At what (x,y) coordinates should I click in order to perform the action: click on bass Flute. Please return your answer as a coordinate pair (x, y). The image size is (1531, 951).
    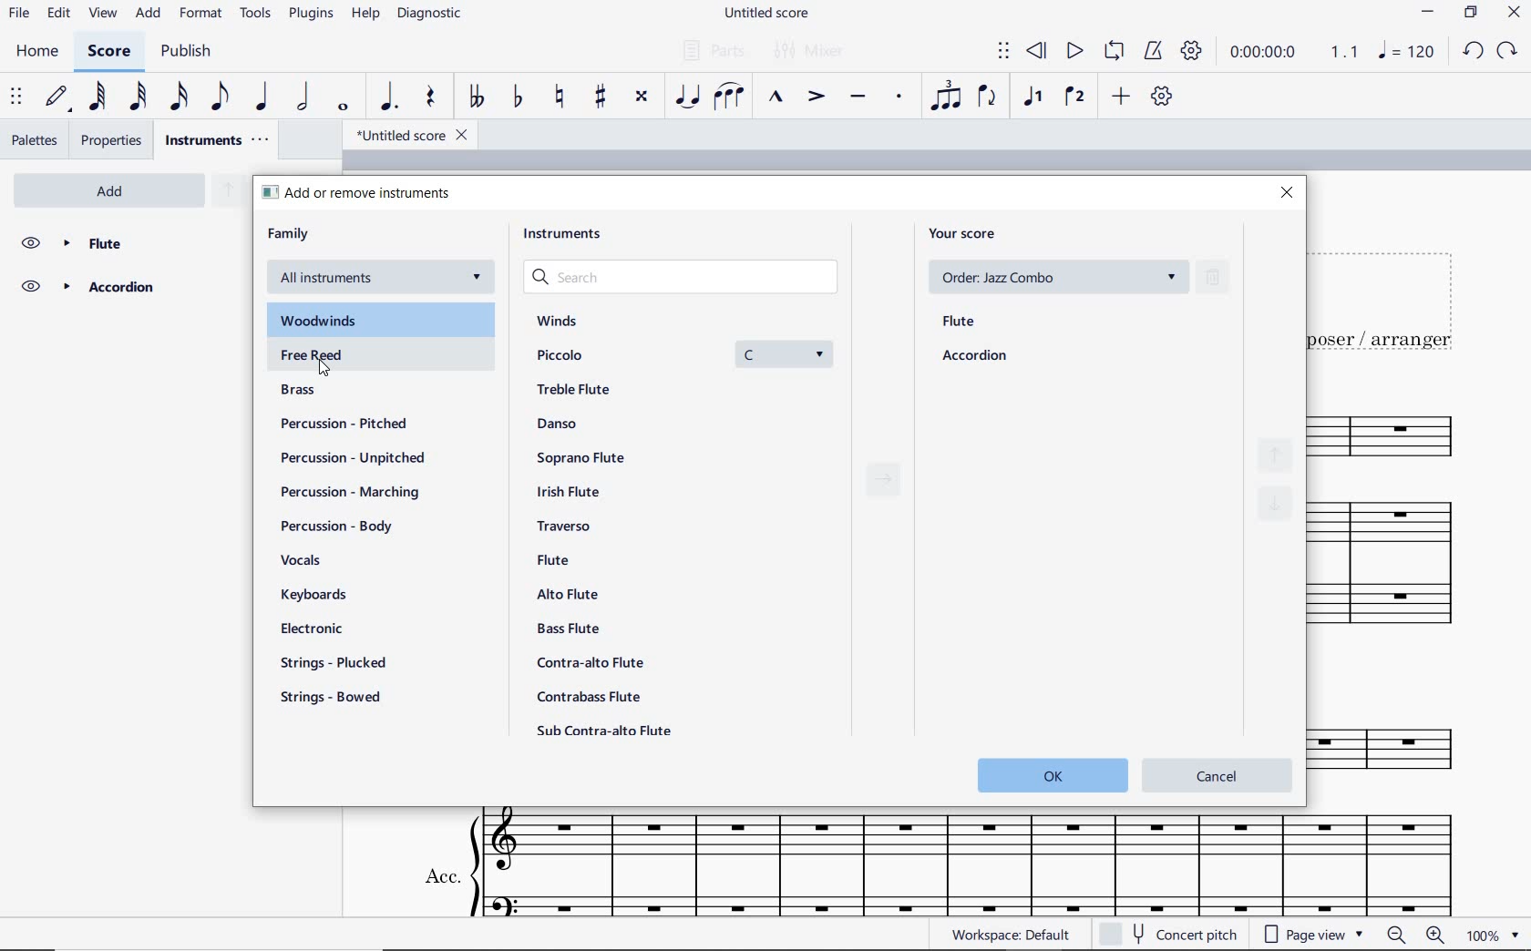
    Looking at the image, I should click on (567, 629).